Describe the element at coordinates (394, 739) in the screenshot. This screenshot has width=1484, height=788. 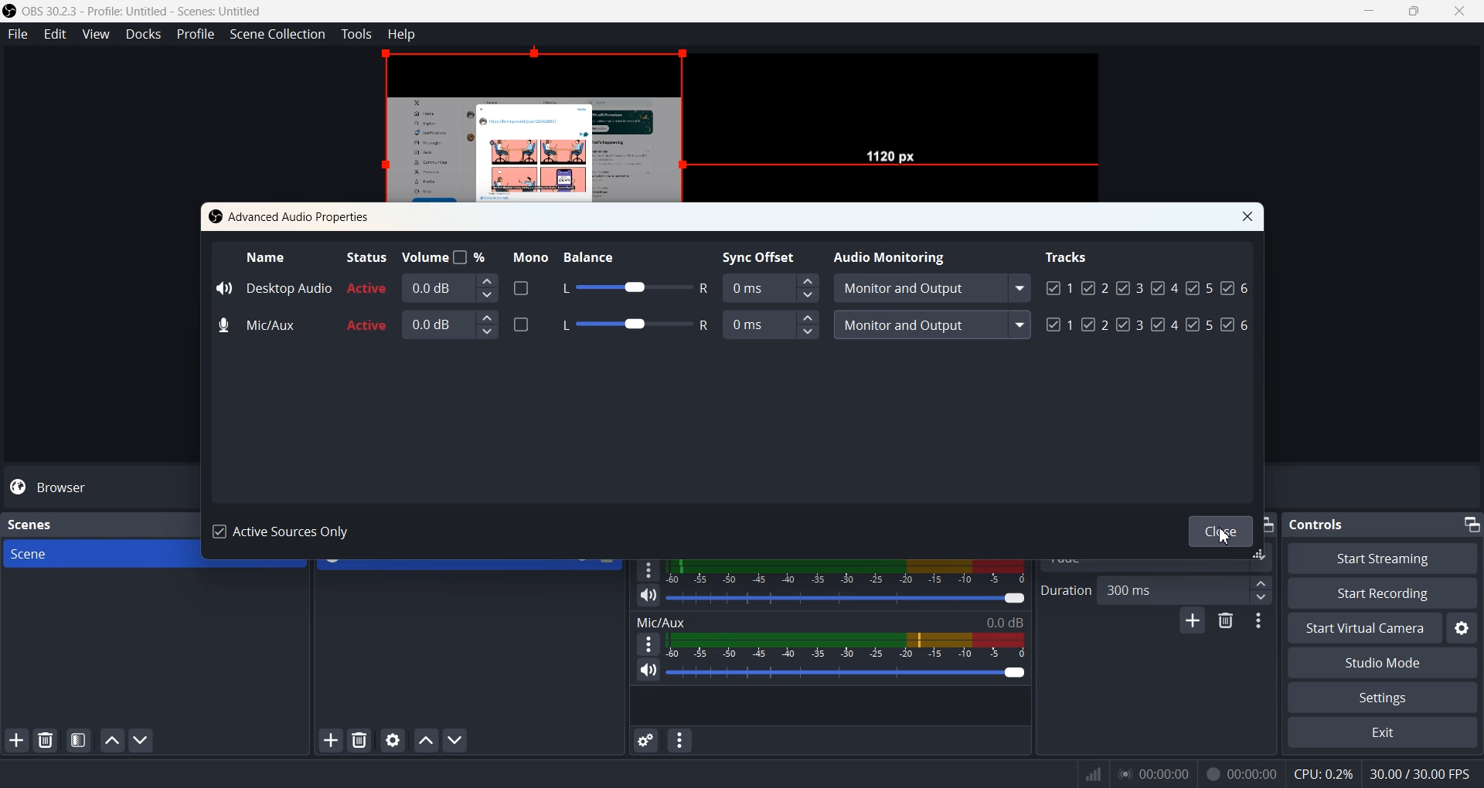
I see `Open source properties` at that location.